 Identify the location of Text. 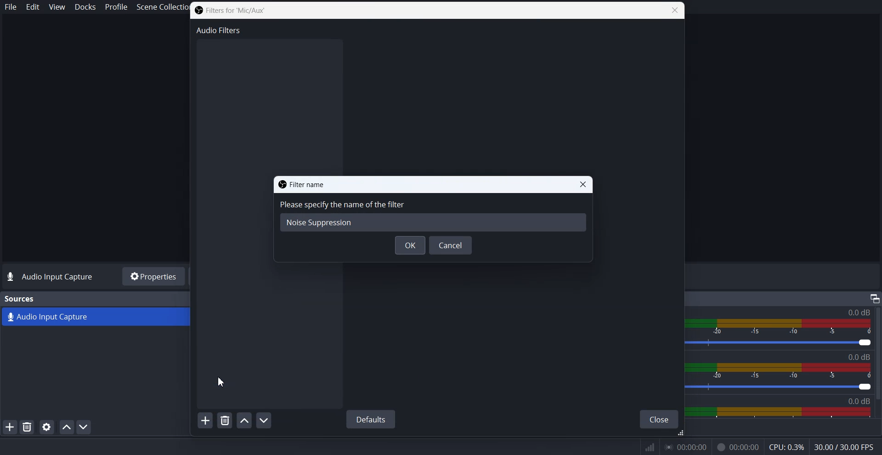
(301, 183).